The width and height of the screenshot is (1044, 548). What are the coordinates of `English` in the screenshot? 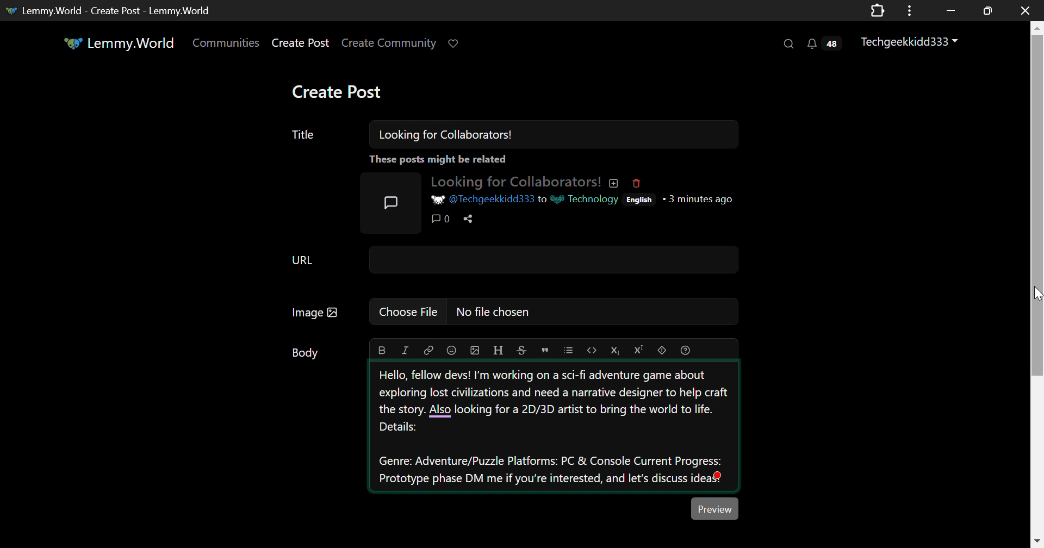 It's located at (639, 200).